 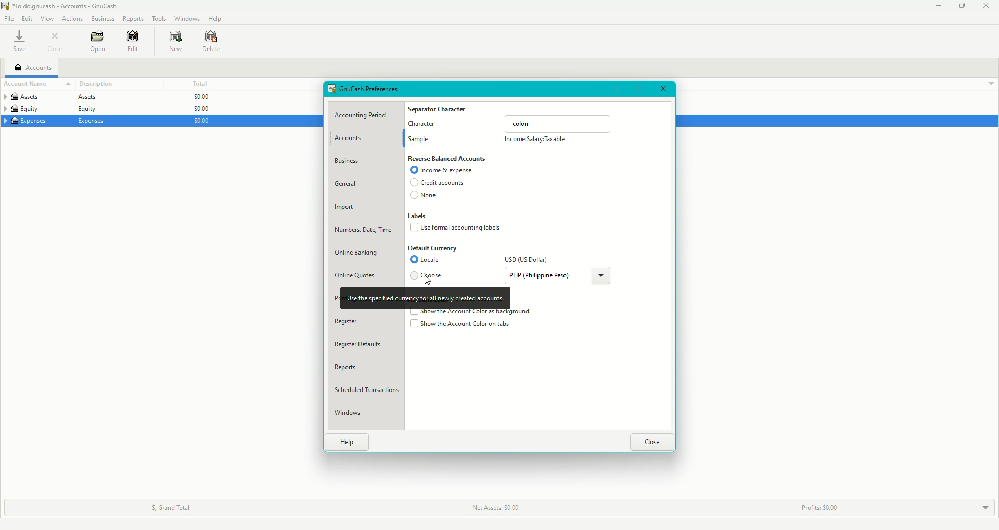 What do you see at coordinates (617, 89) in the screenshot?
I see `Minimize` at bounding box center [617, 89].